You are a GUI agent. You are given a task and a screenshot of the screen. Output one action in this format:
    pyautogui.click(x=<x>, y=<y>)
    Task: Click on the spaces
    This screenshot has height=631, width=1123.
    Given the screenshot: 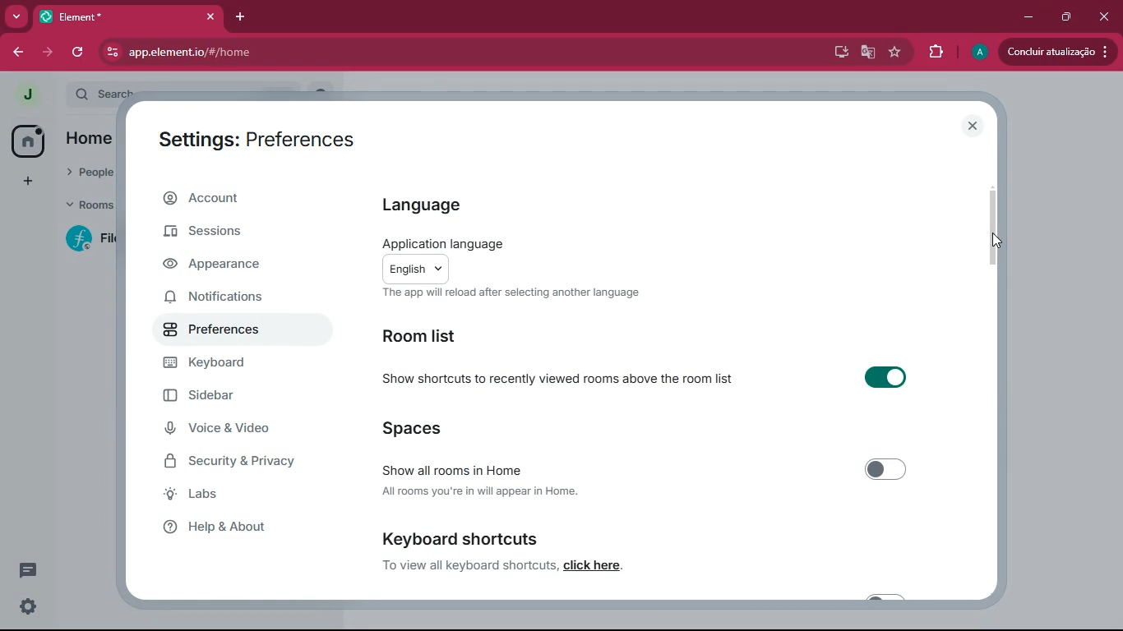 What is the action you would take?
    pyautogui.click(x=414, y=430)
    